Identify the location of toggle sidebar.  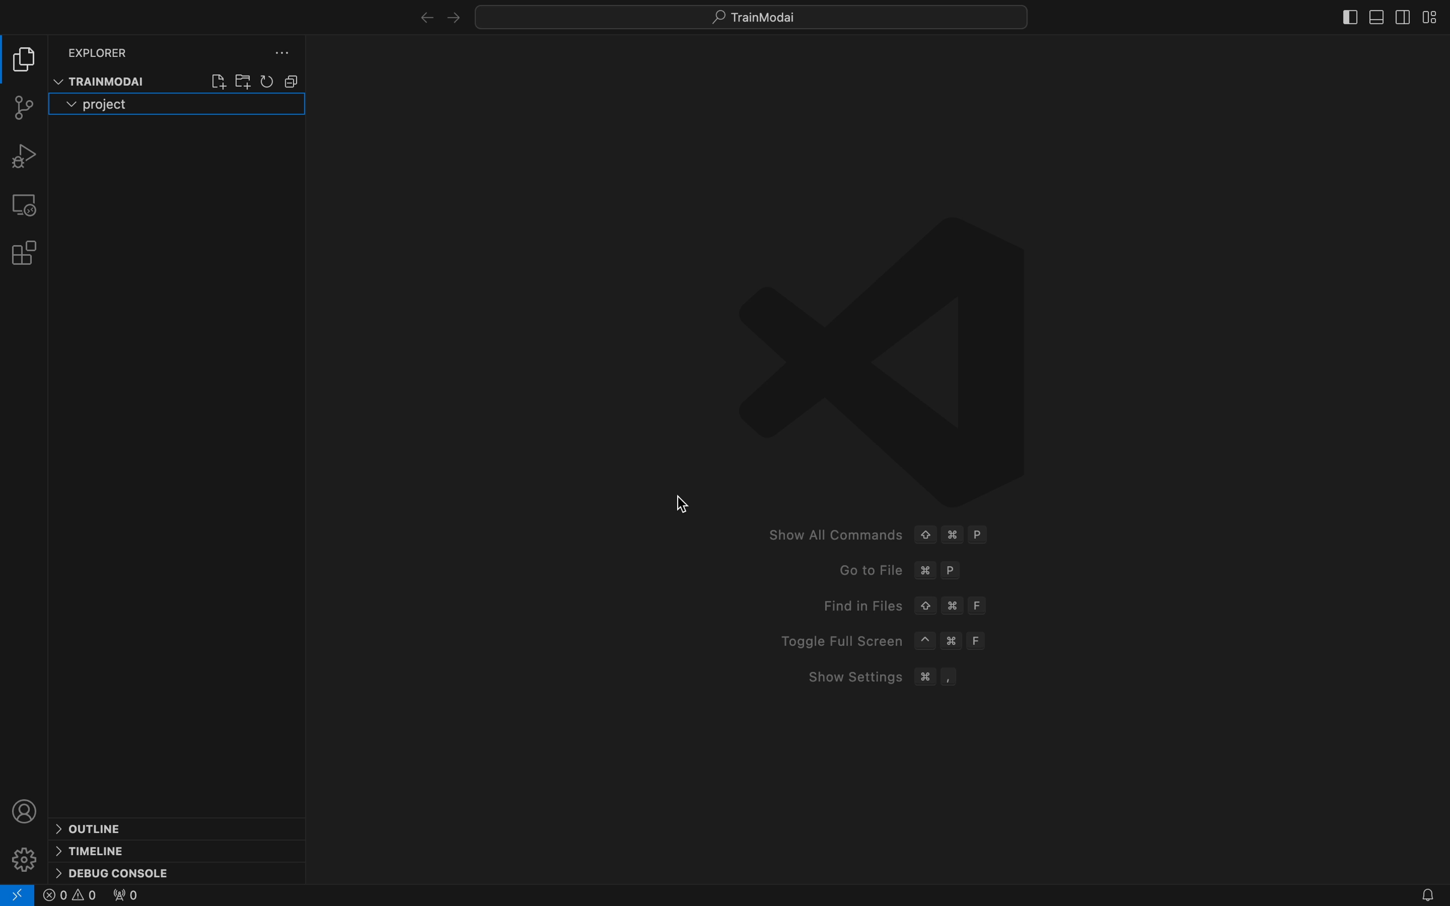
(1346, 16).